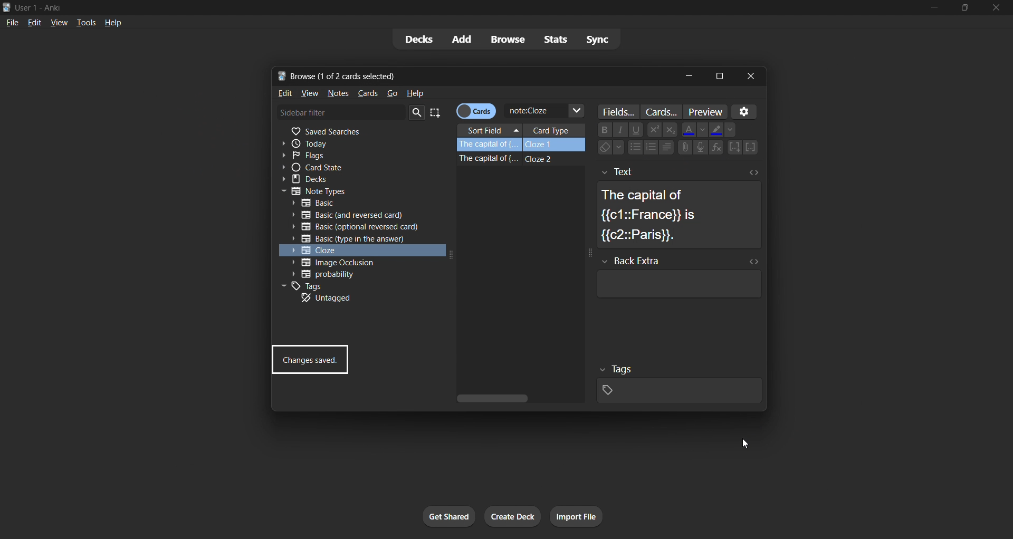 This screenshot has width=1013, height=539. I want to click on image occlusion, so click(349, 262).